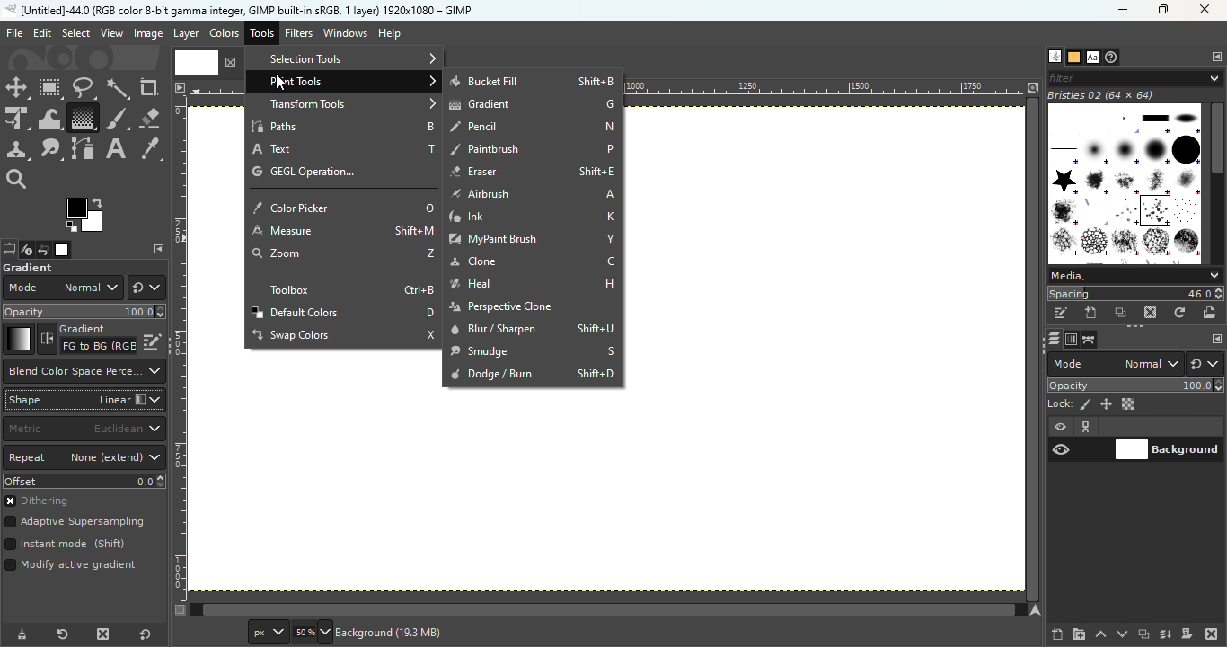 The width and height of the screenshot is (1227, 647). I want to click on Save tool preset, so click(20, 635).